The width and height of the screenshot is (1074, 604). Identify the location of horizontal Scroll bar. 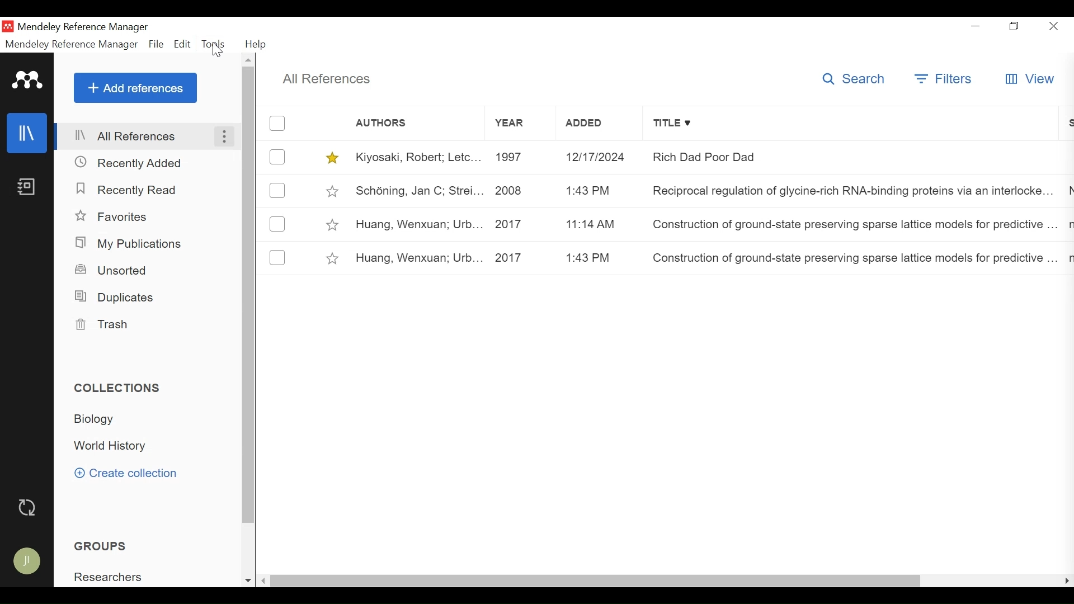
(596, 582).